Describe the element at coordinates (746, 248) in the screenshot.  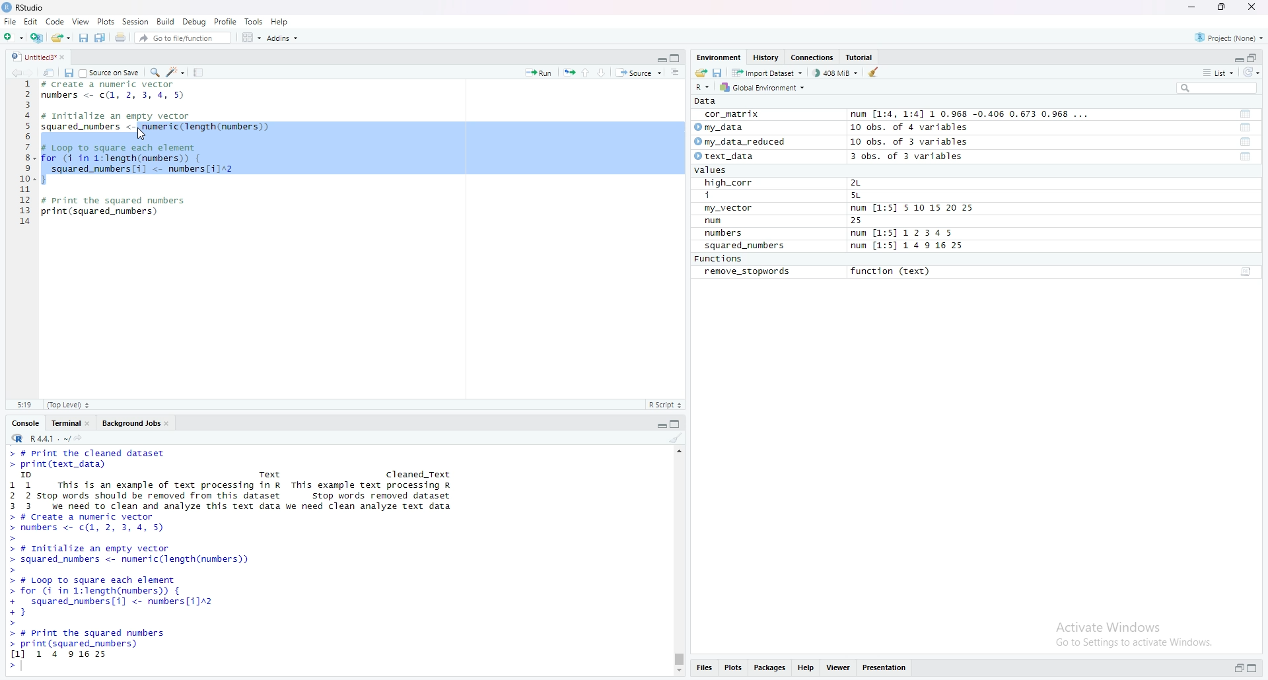
I see `squared_numbers` at that location.